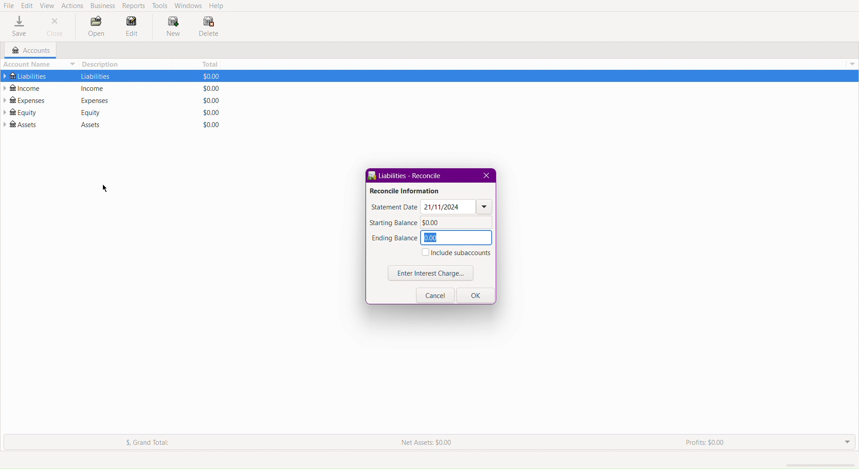  Describe the element at coordinates (213, 76) in the screenshot. I see `Total` at that location.